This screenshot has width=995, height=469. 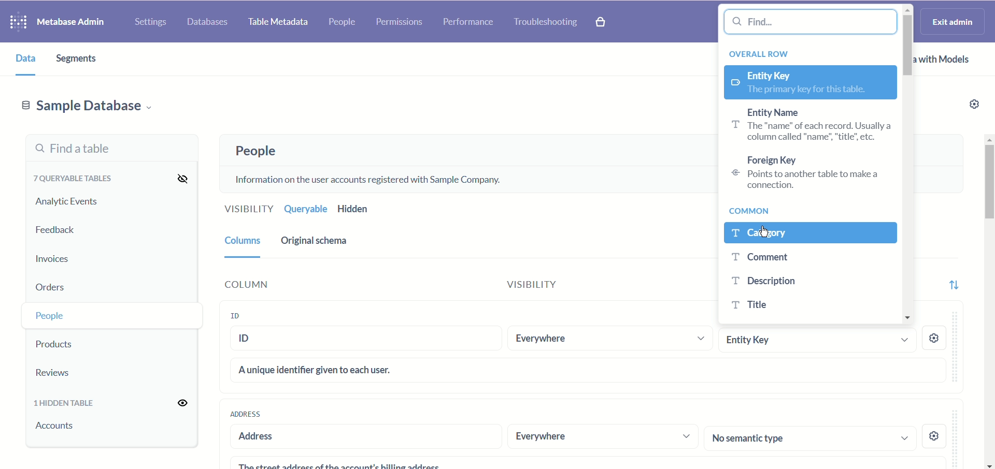 I want to click on Visibility, so click(x=246, y=210).